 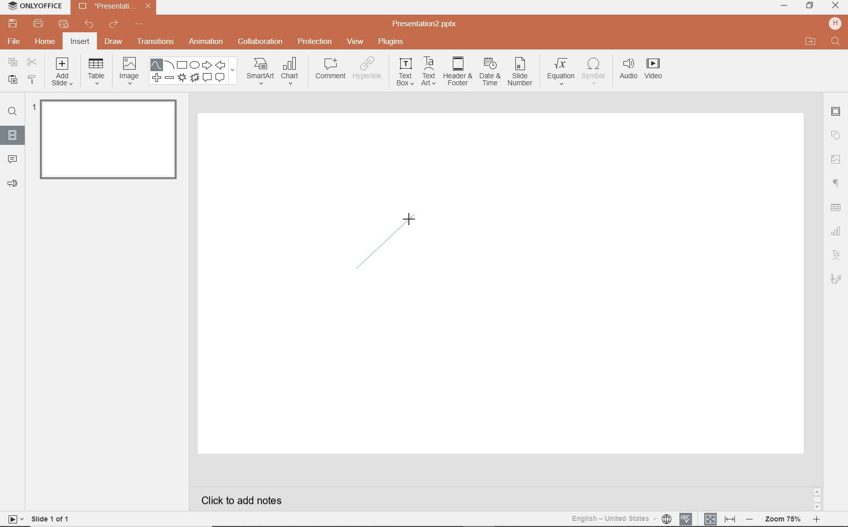 What do you see at coordinates (490, 73) in the screenshot?
I see `DATE & TIME` at bounding box center [490, 73].